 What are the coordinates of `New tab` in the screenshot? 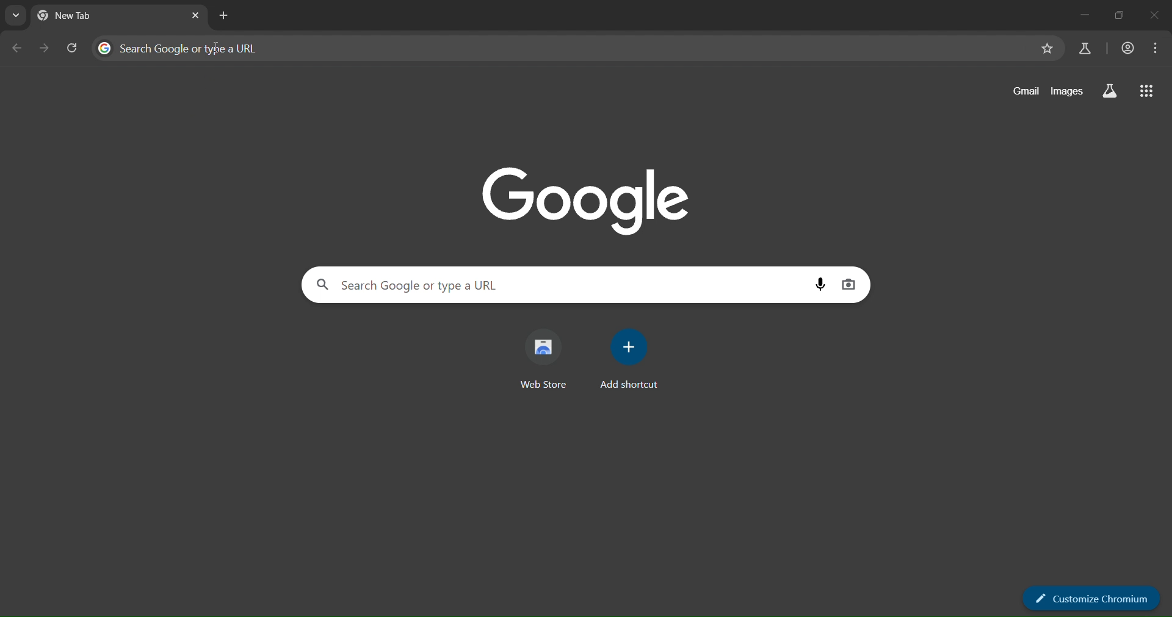 It's located at (76, 15).